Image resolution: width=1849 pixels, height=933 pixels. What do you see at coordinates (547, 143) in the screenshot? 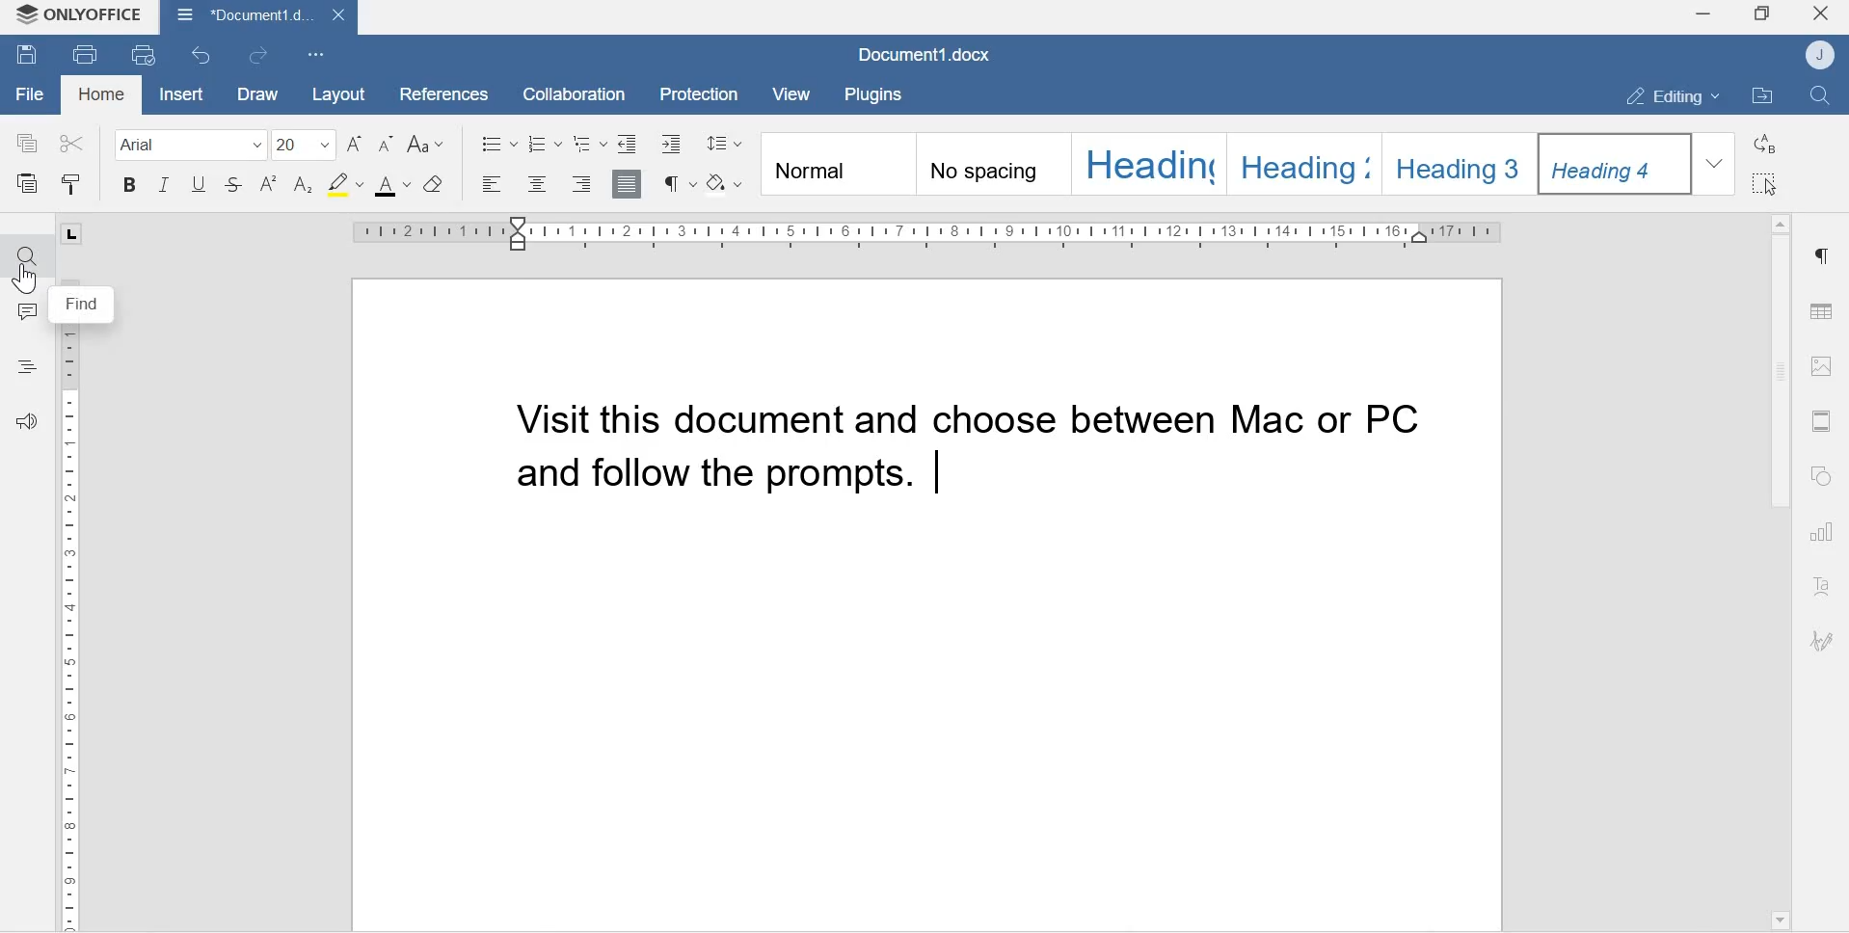
I see `Numbering` at bounding box center [547, 143].